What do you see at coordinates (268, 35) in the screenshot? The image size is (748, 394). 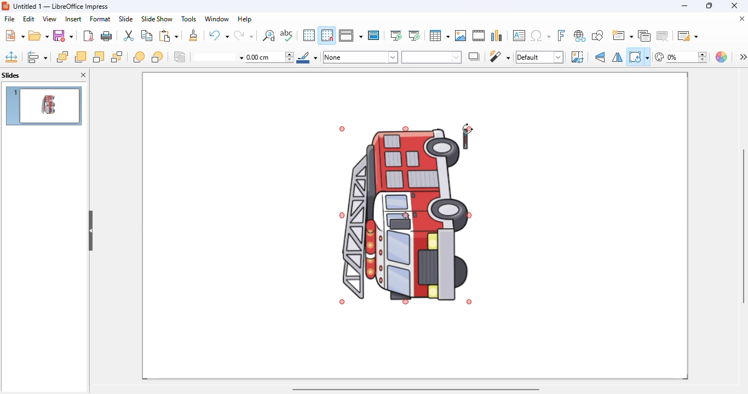 I see `find and replace` at bounding box center [268, 35].